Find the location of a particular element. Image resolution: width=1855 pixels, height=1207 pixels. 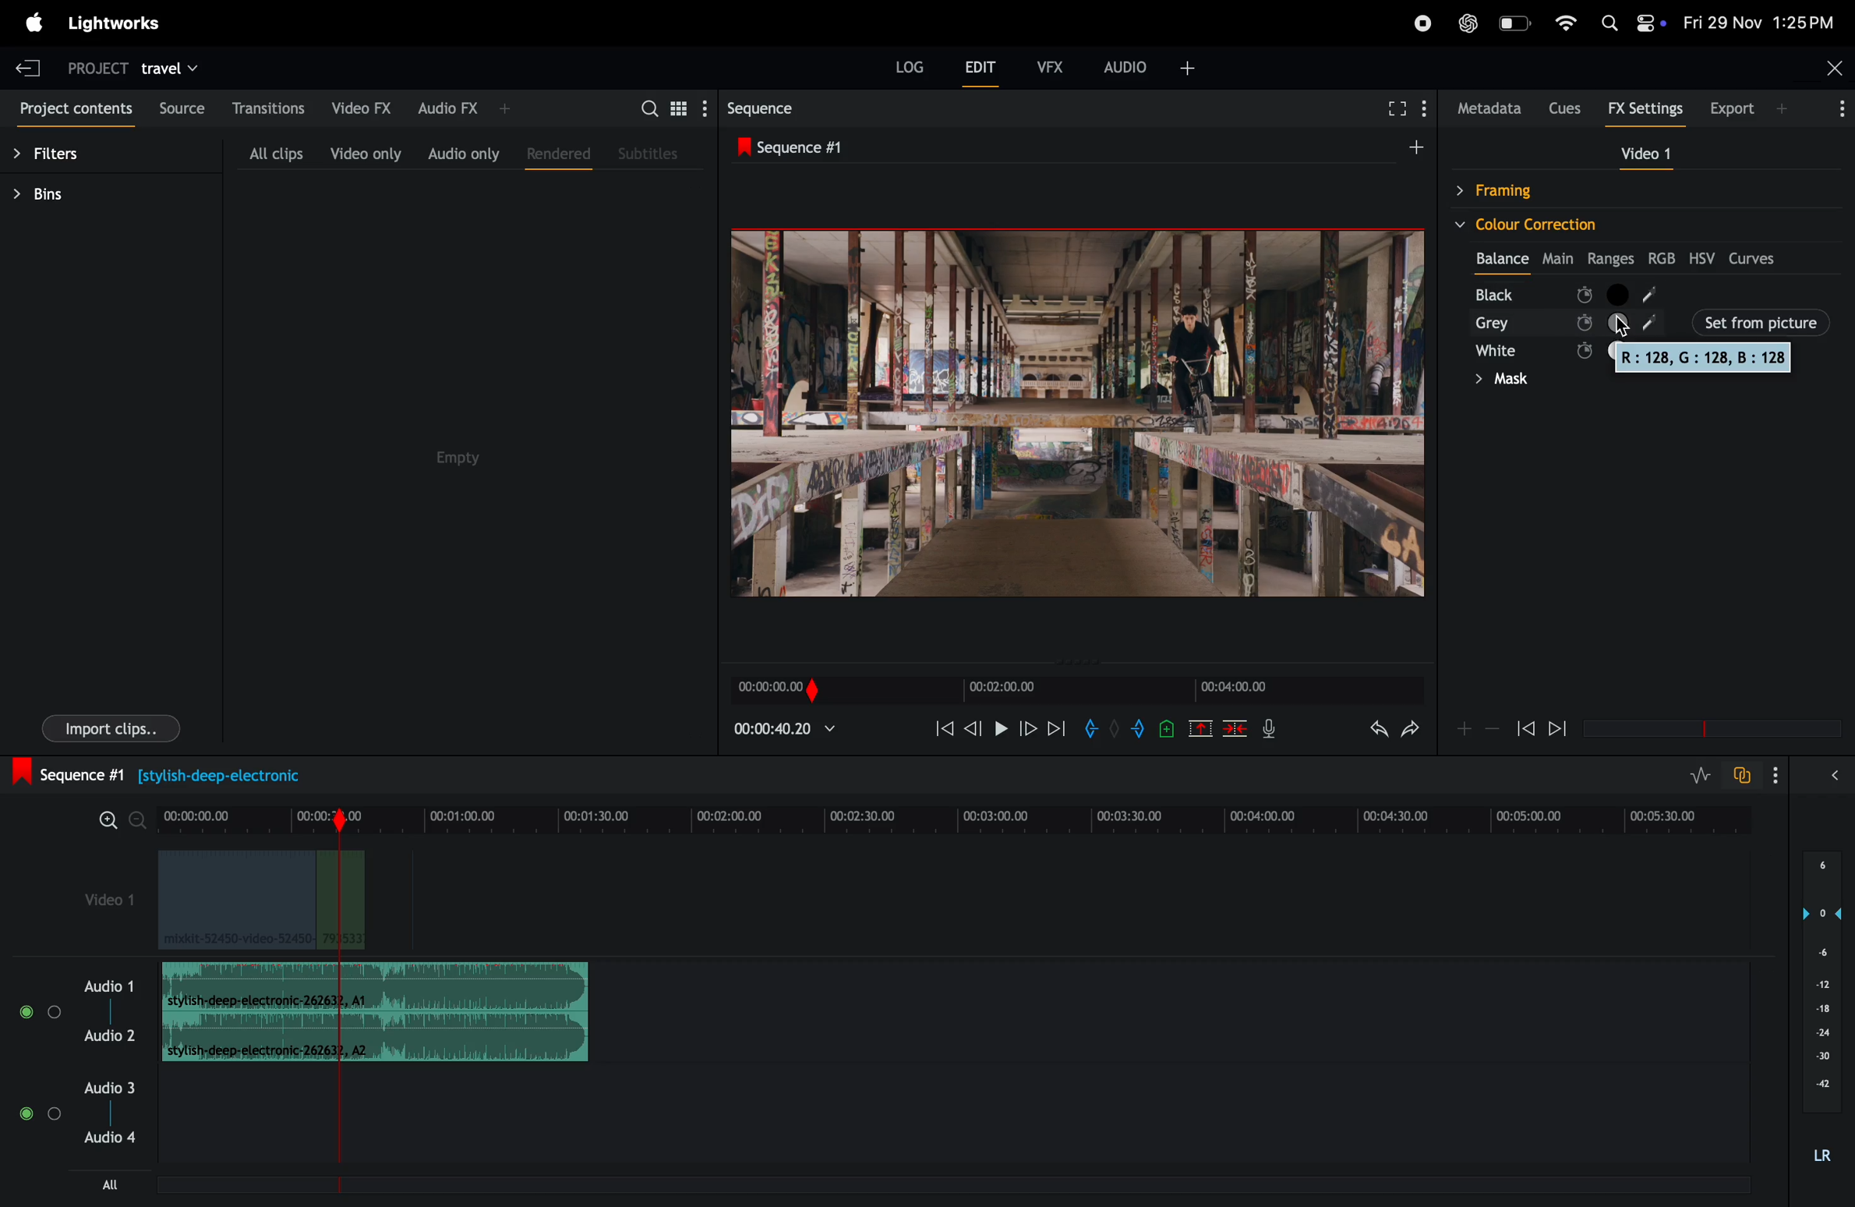

forward is located at coordinates (1559, 731).